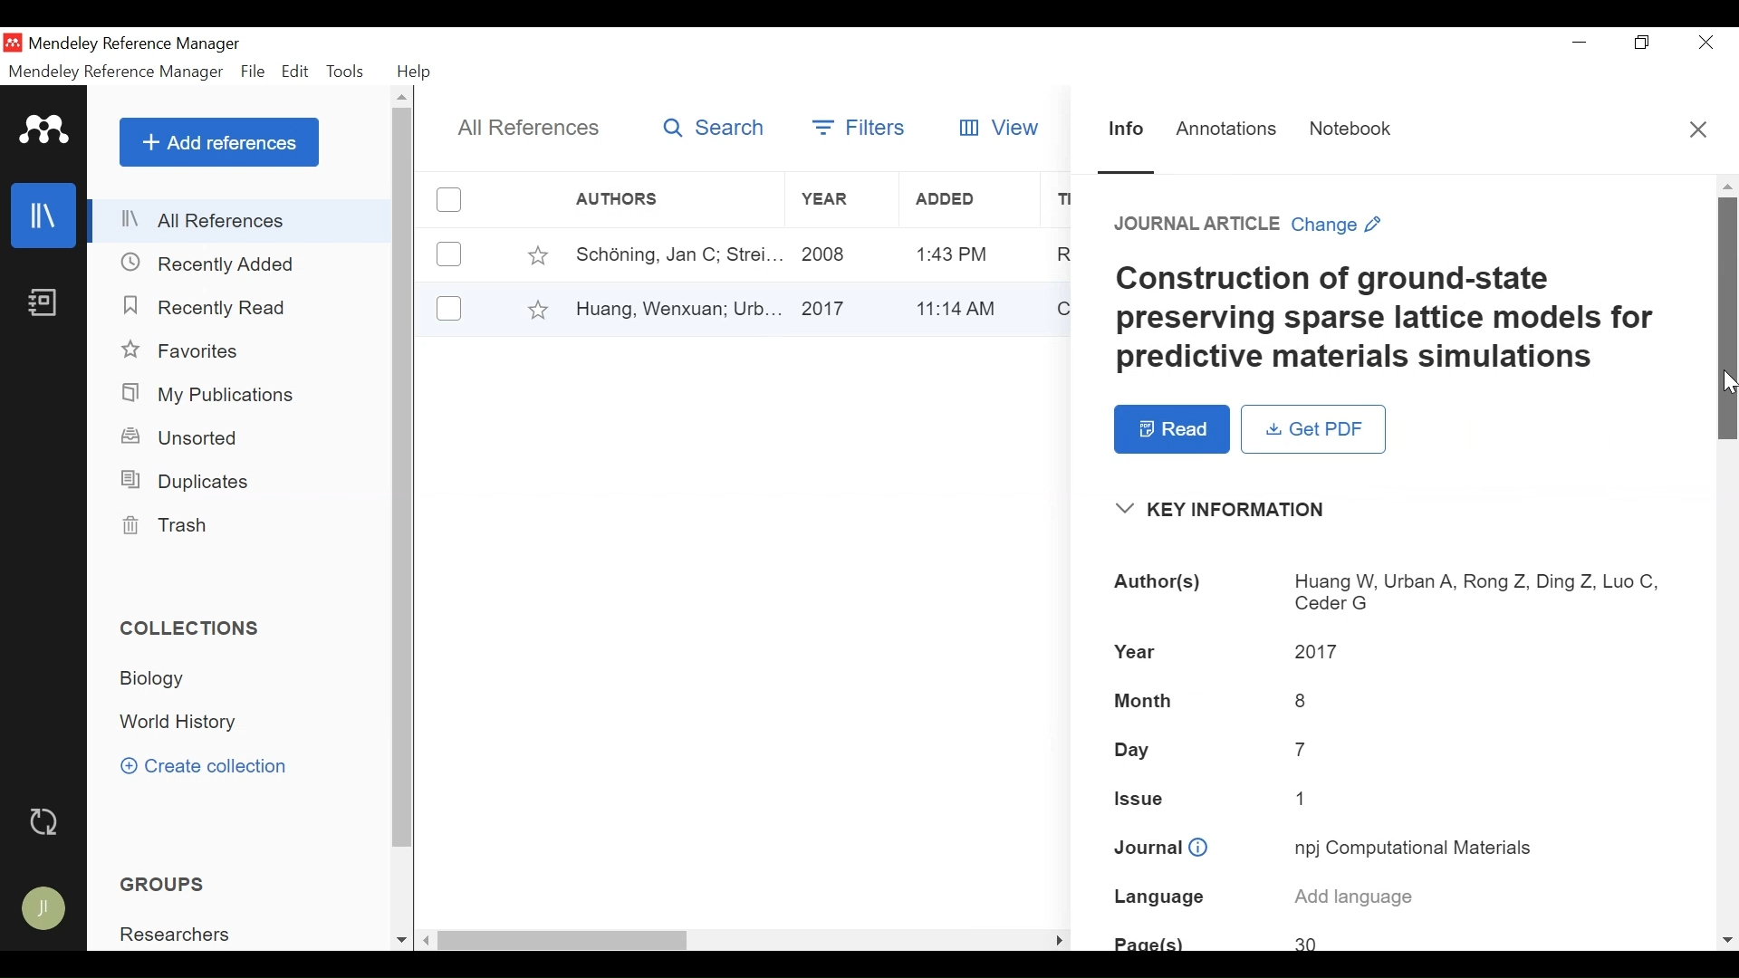 The width and height of the screenshot is (1739, 978). I want to click on Search, so click(715, 128).